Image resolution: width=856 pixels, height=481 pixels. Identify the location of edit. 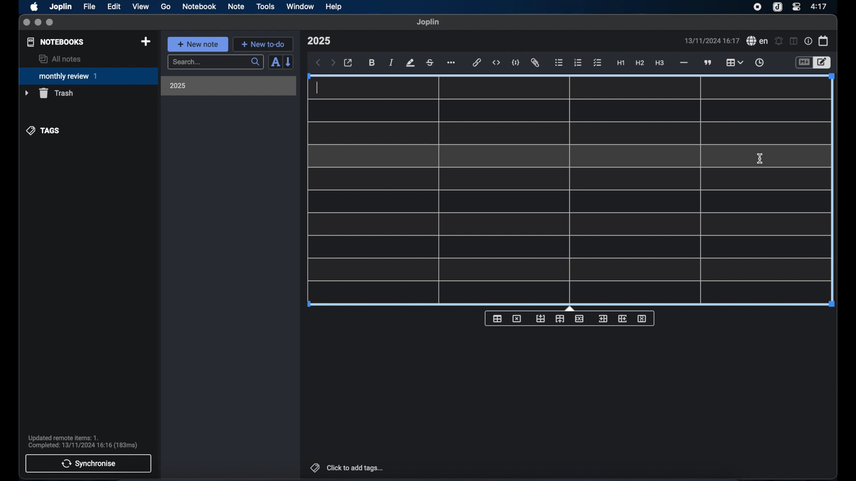
(115, 7).